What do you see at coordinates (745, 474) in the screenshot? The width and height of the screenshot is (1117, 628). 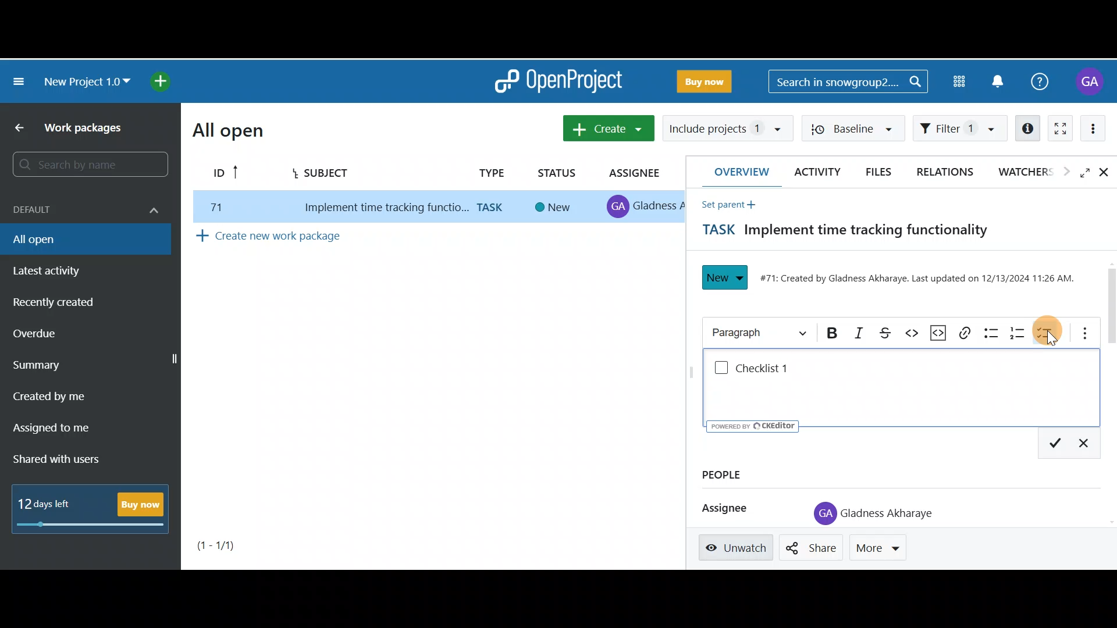 I see `People` at bounding box center [745, 474].